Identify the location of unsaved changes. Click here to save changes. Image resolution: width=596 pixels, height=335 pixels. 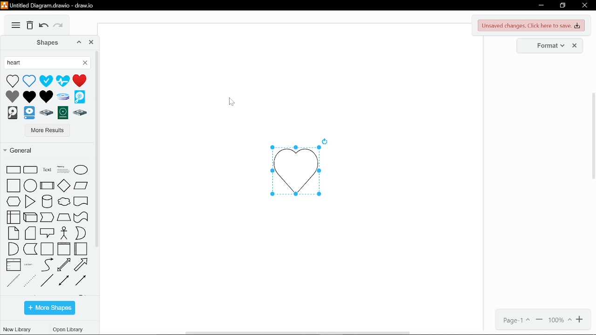
(532, 26).